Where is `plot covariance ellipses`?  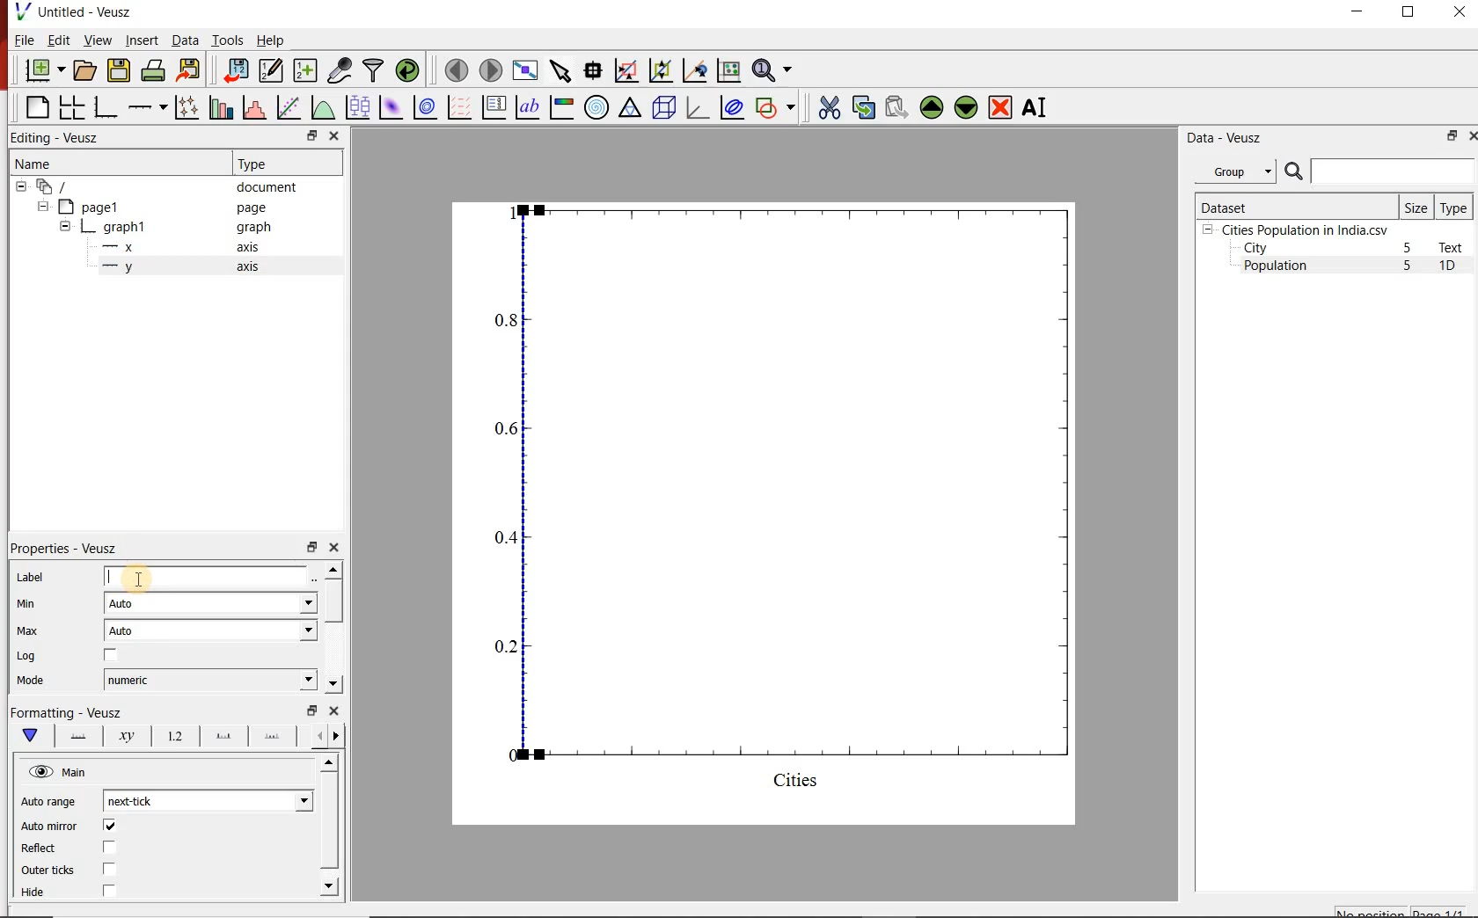
plot covariance ellipses is located at coordinates (732, 108).